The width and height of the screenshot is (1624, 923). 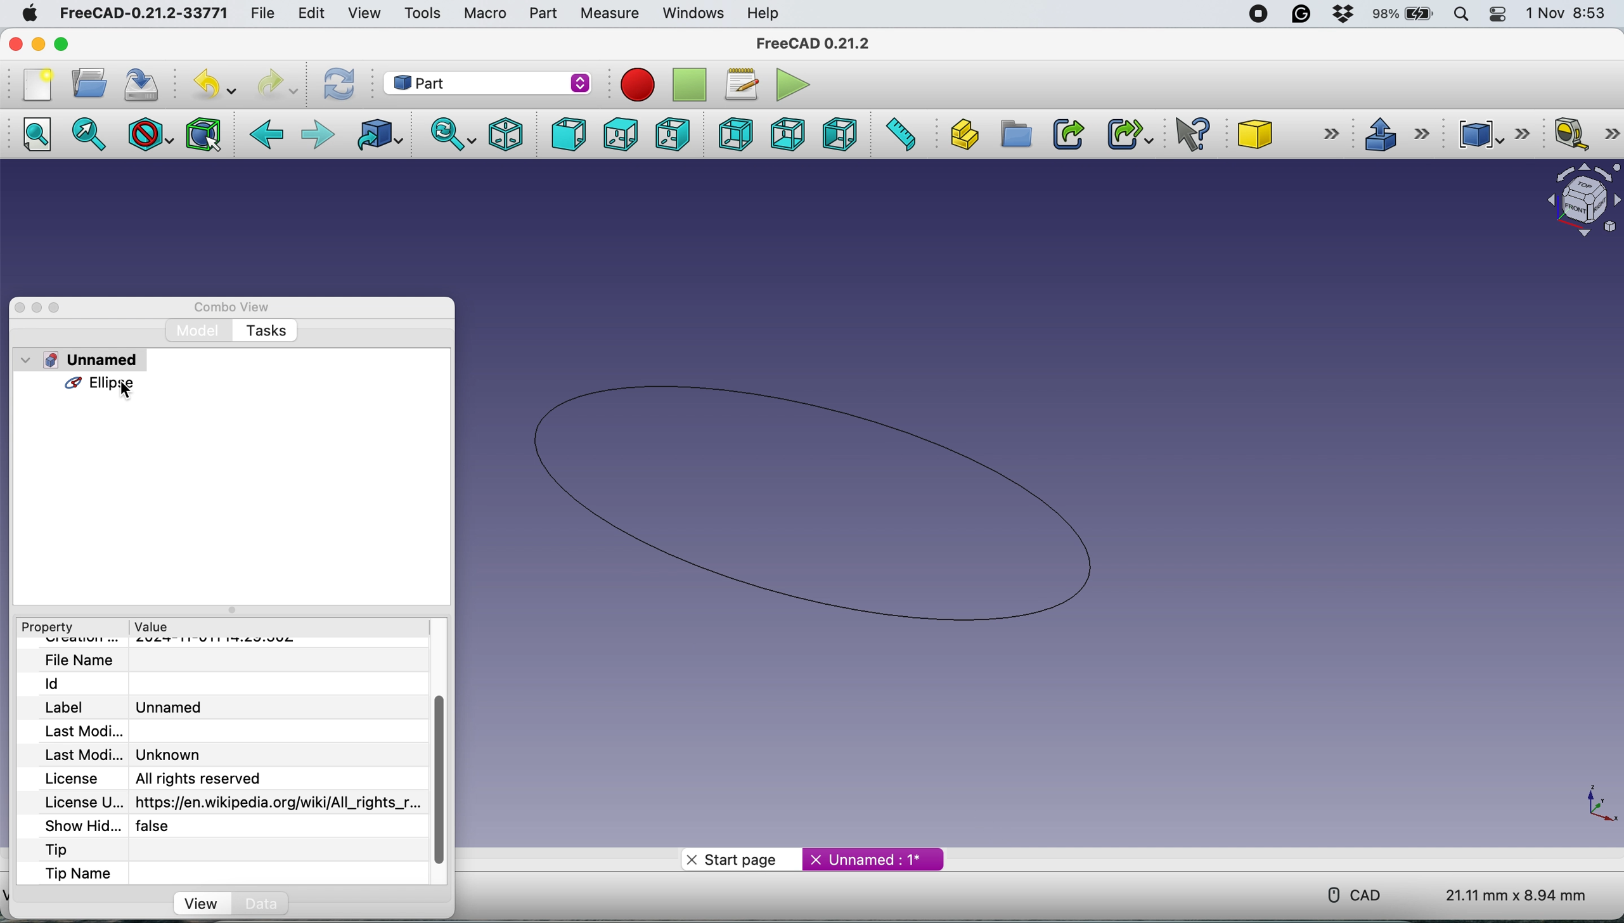 What do you see at coordinates (1402, 16) in the screenshot?
I see `battery` at bounding box center [1402, 16].